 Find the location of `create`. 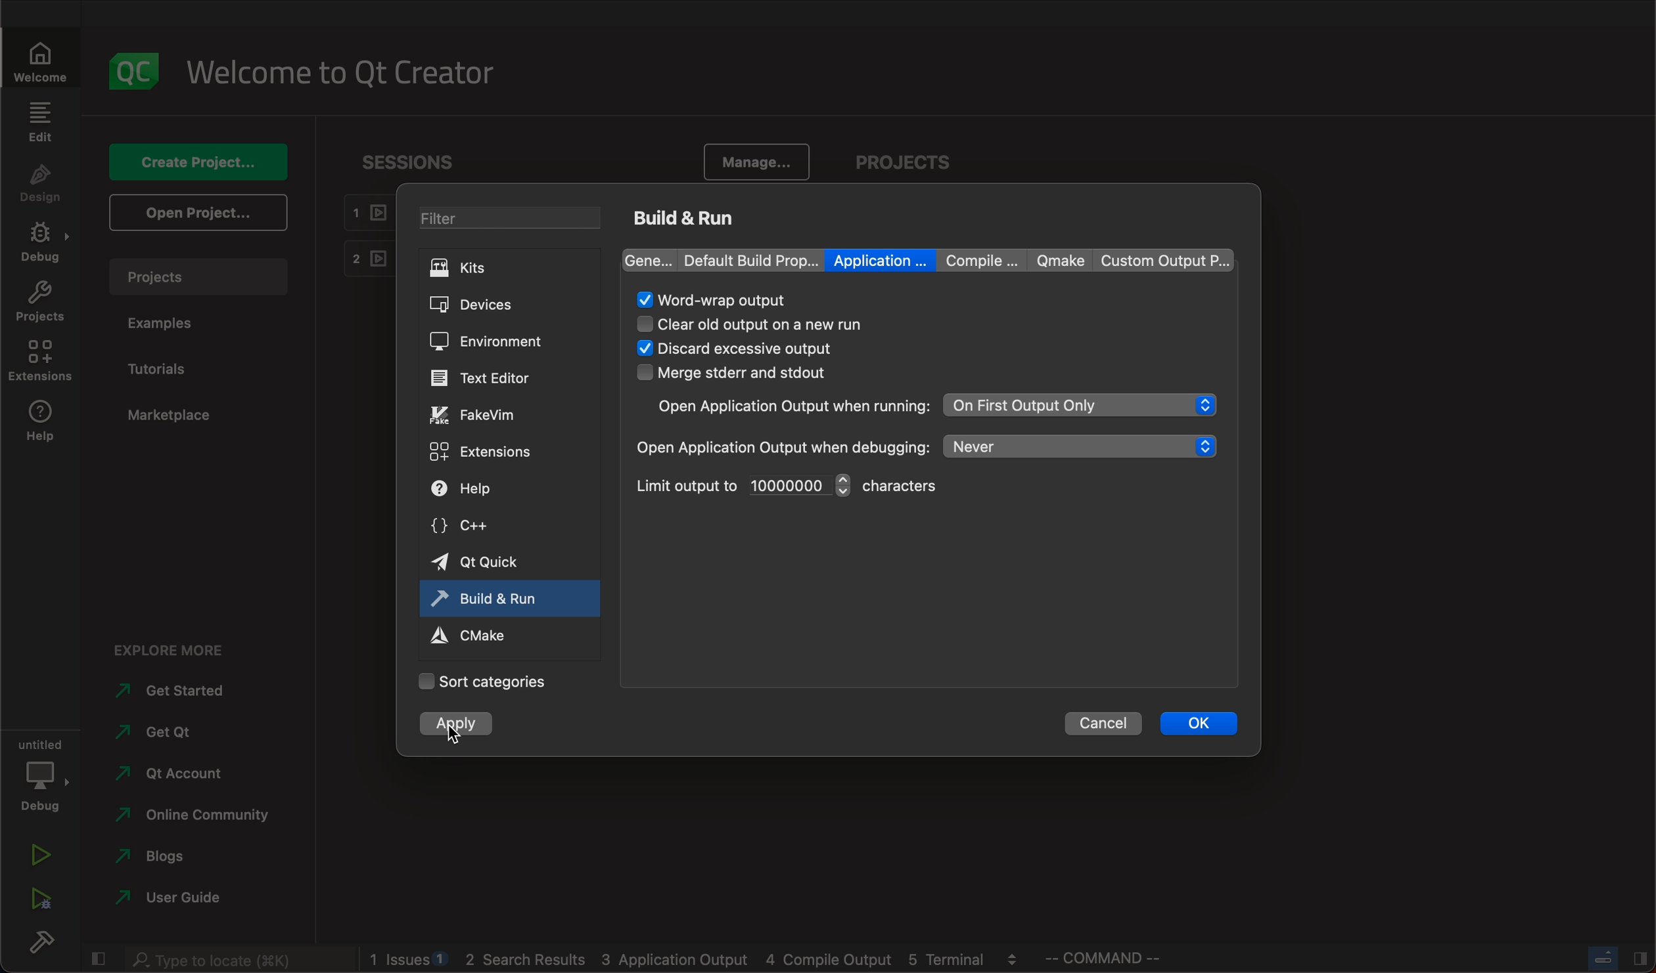

create is located at coordinates (193, 162).